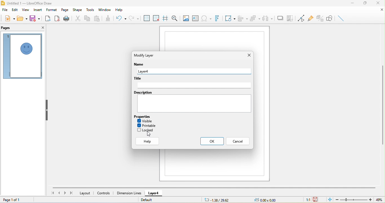 The width and height of the screenshot is (385, 203). What do you see at coordinates (147, 120) in the screenshot?
I see `visible` at bounding box center [147, 120].